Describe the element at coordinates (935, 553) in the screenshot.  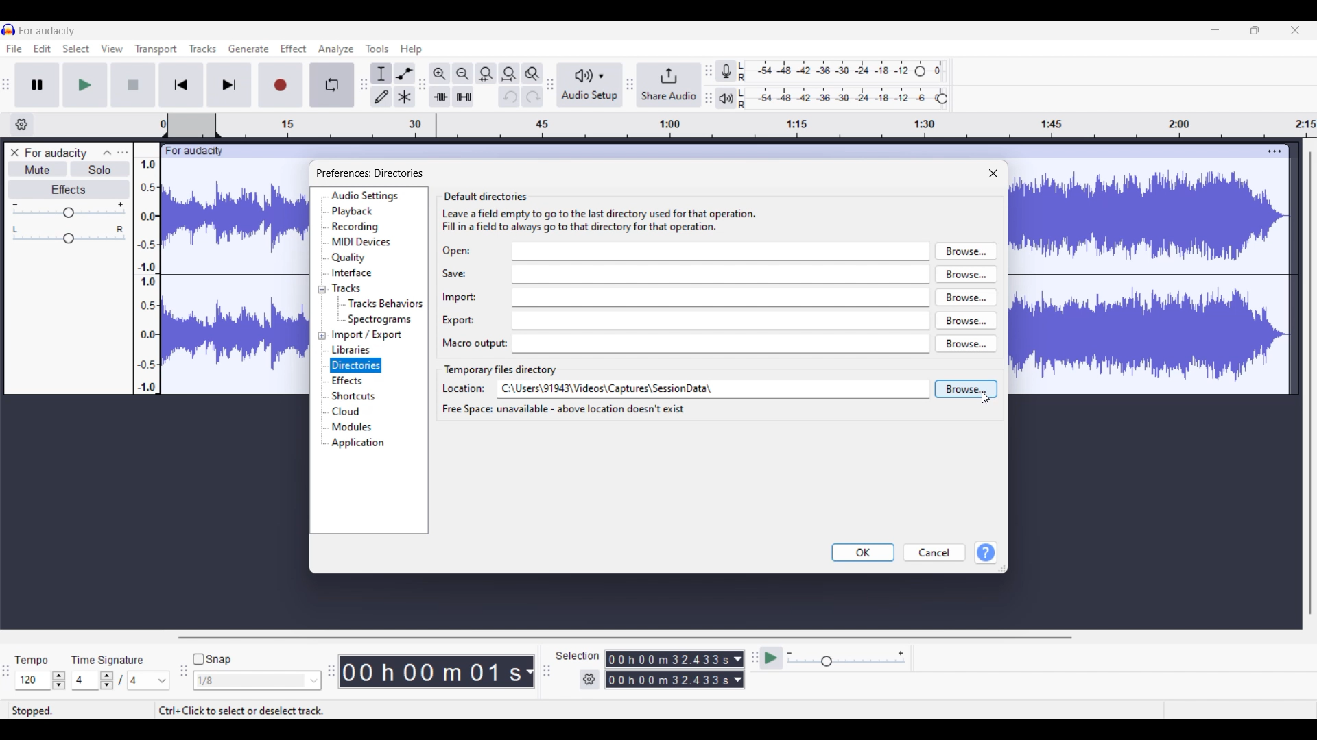
I see `Cancel` at that location.